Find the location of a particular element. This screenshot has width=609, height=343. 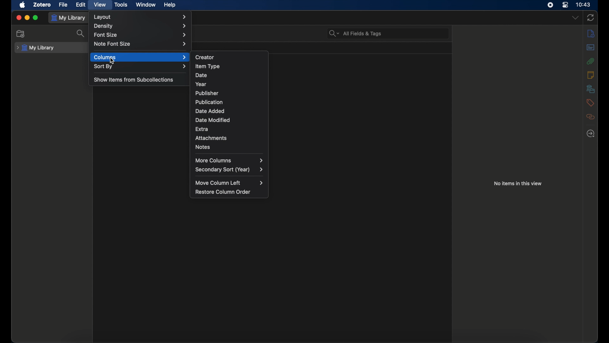

note font size is located at coordinates (140, 44).